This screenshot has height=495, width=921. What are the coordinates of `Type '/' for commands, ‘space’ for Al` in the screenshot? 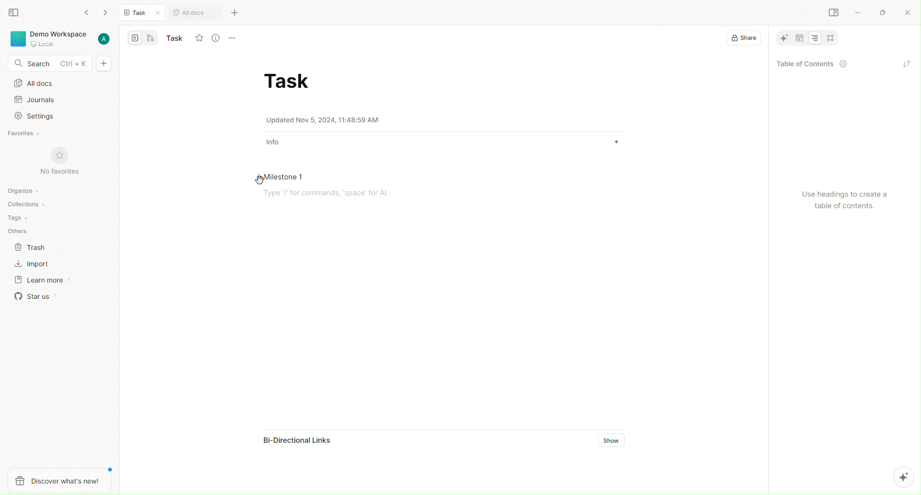 It's located at (395, 193).